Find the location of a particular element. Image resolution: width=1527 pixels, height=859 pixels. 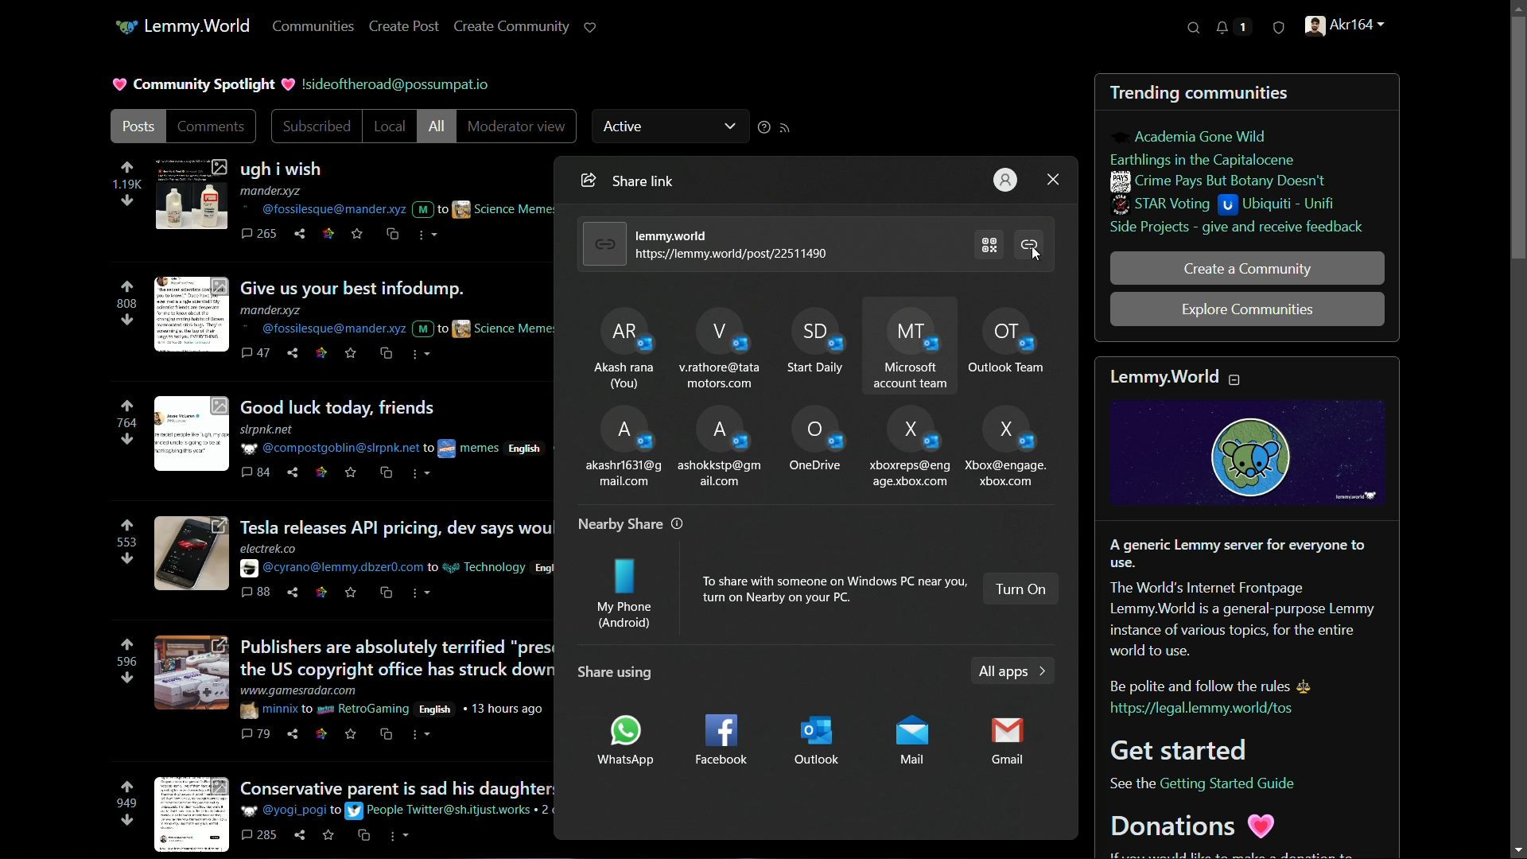

Get started is located at coordinates (1185, 748).